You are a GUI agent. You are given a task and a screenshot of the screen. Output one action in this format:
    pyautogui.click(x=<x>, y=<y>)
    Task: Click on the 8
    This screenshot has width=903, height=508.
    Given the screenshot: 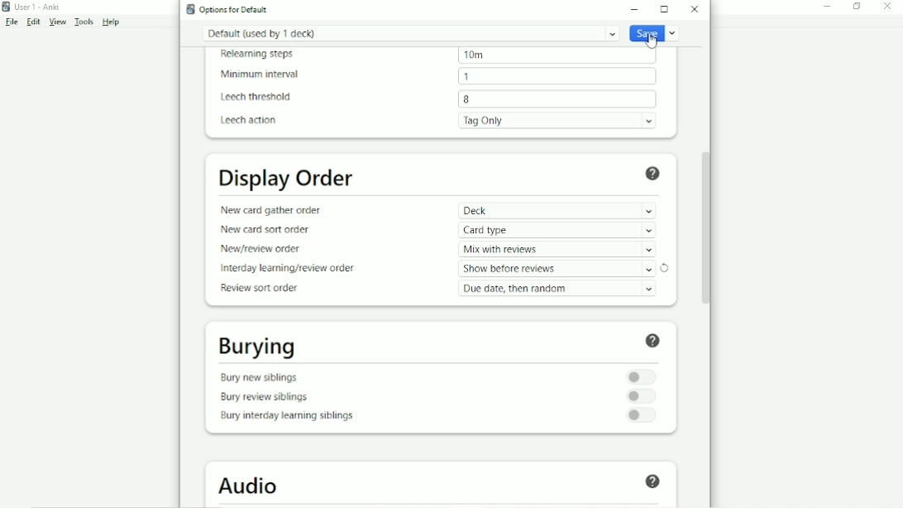 What is the action you would take?
    pyautogui.click(x=557, y=98)
    